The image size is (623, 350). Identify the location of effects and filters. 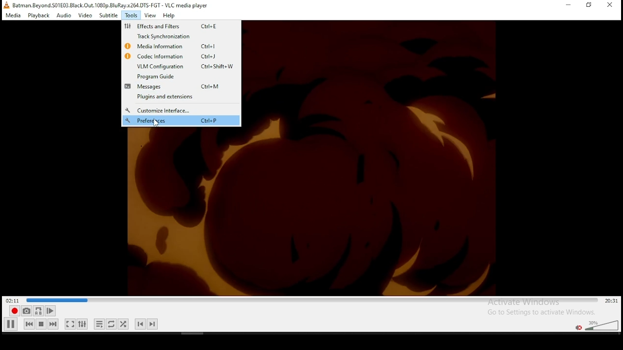
(175, 26).